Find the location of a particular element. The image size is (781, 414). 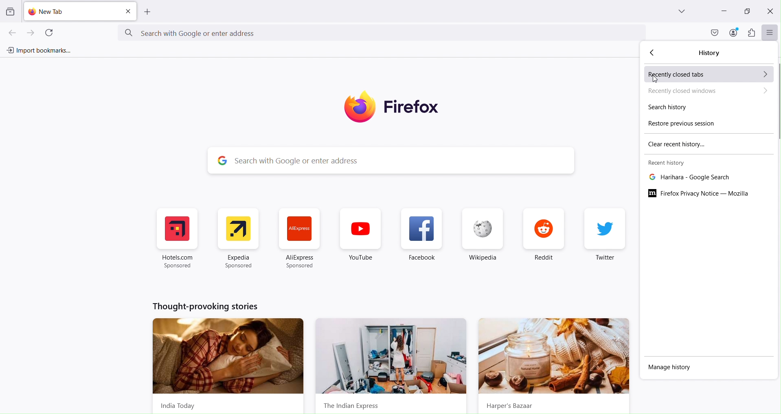

Manage history is located at coordinates (702, 369).